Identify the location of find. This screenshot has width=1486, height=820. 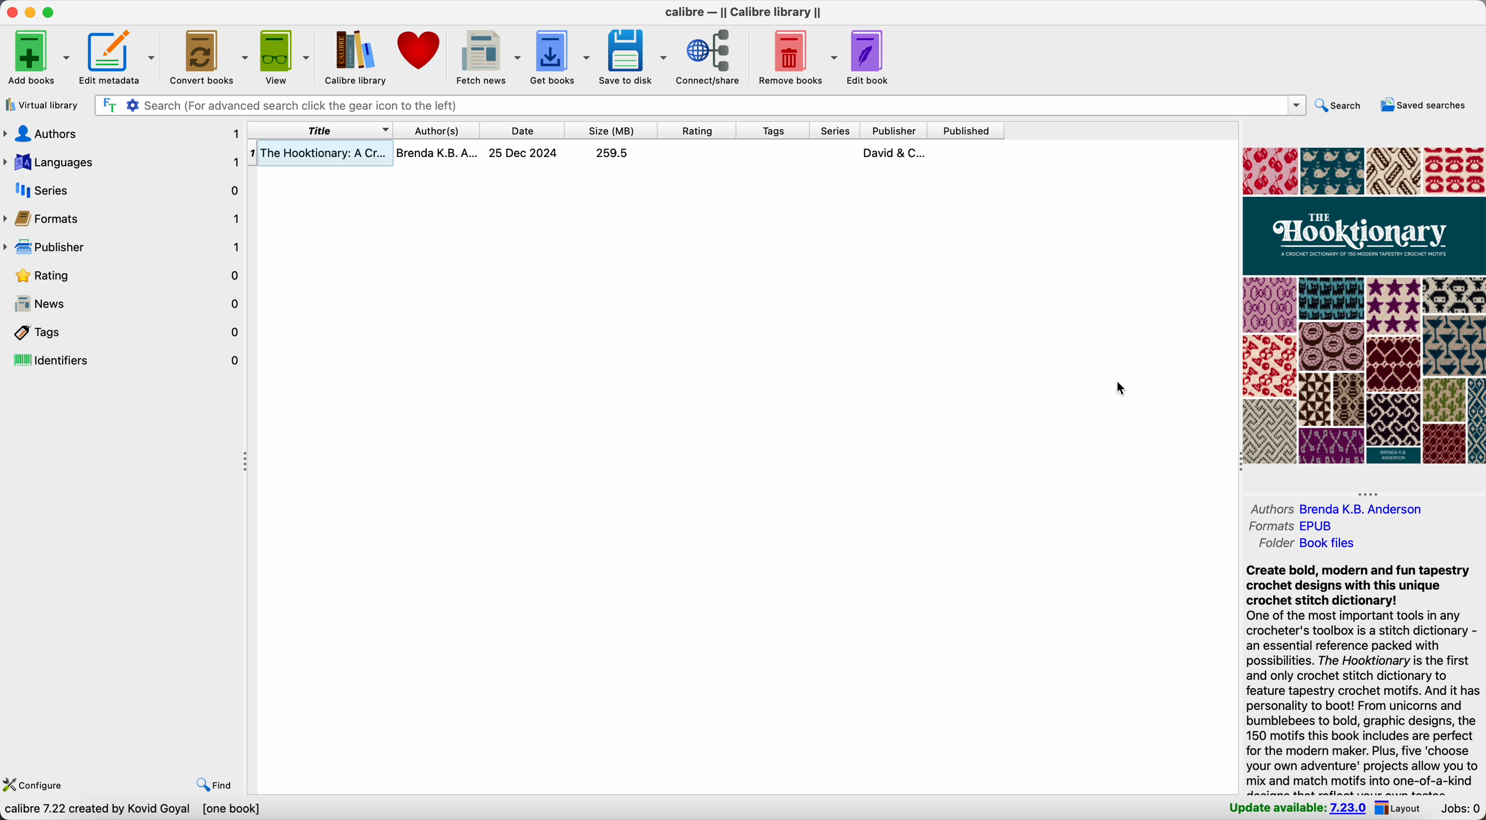
(213, 785).